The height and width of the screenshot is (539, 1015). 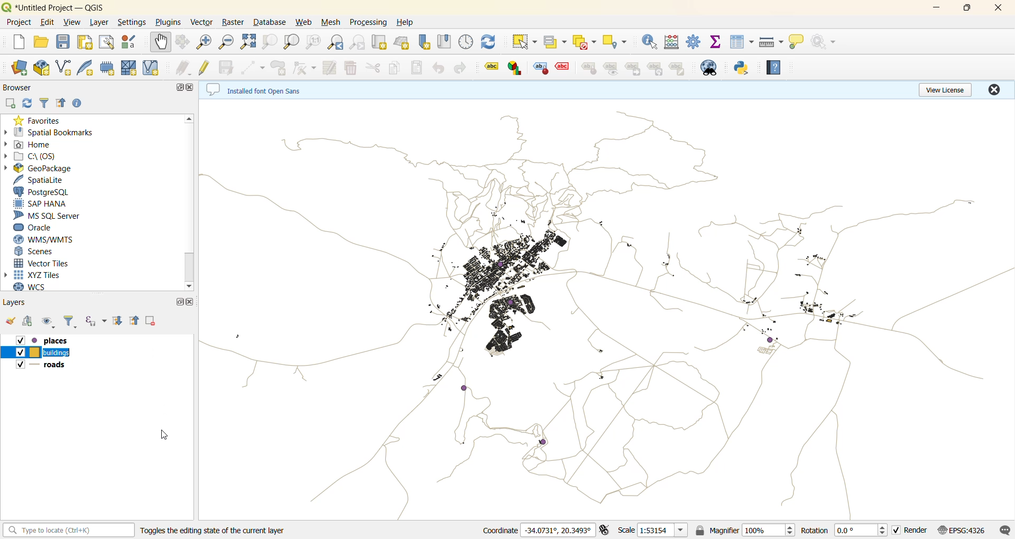 What do you see at coordinates (65, 43) in the screenshot?
I see `save` at bounding box center [65, 43].